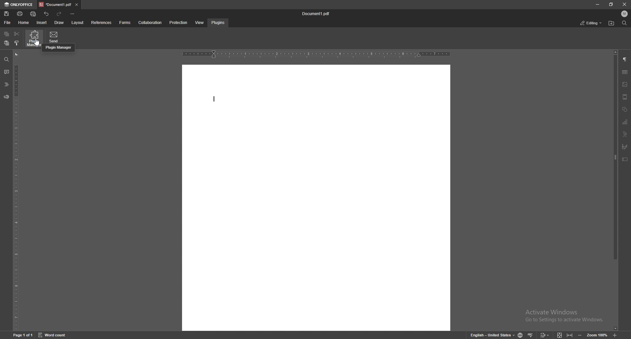  Describe the element at coordinates (77, 5) in the screenshot. I see `close tab` at that location.